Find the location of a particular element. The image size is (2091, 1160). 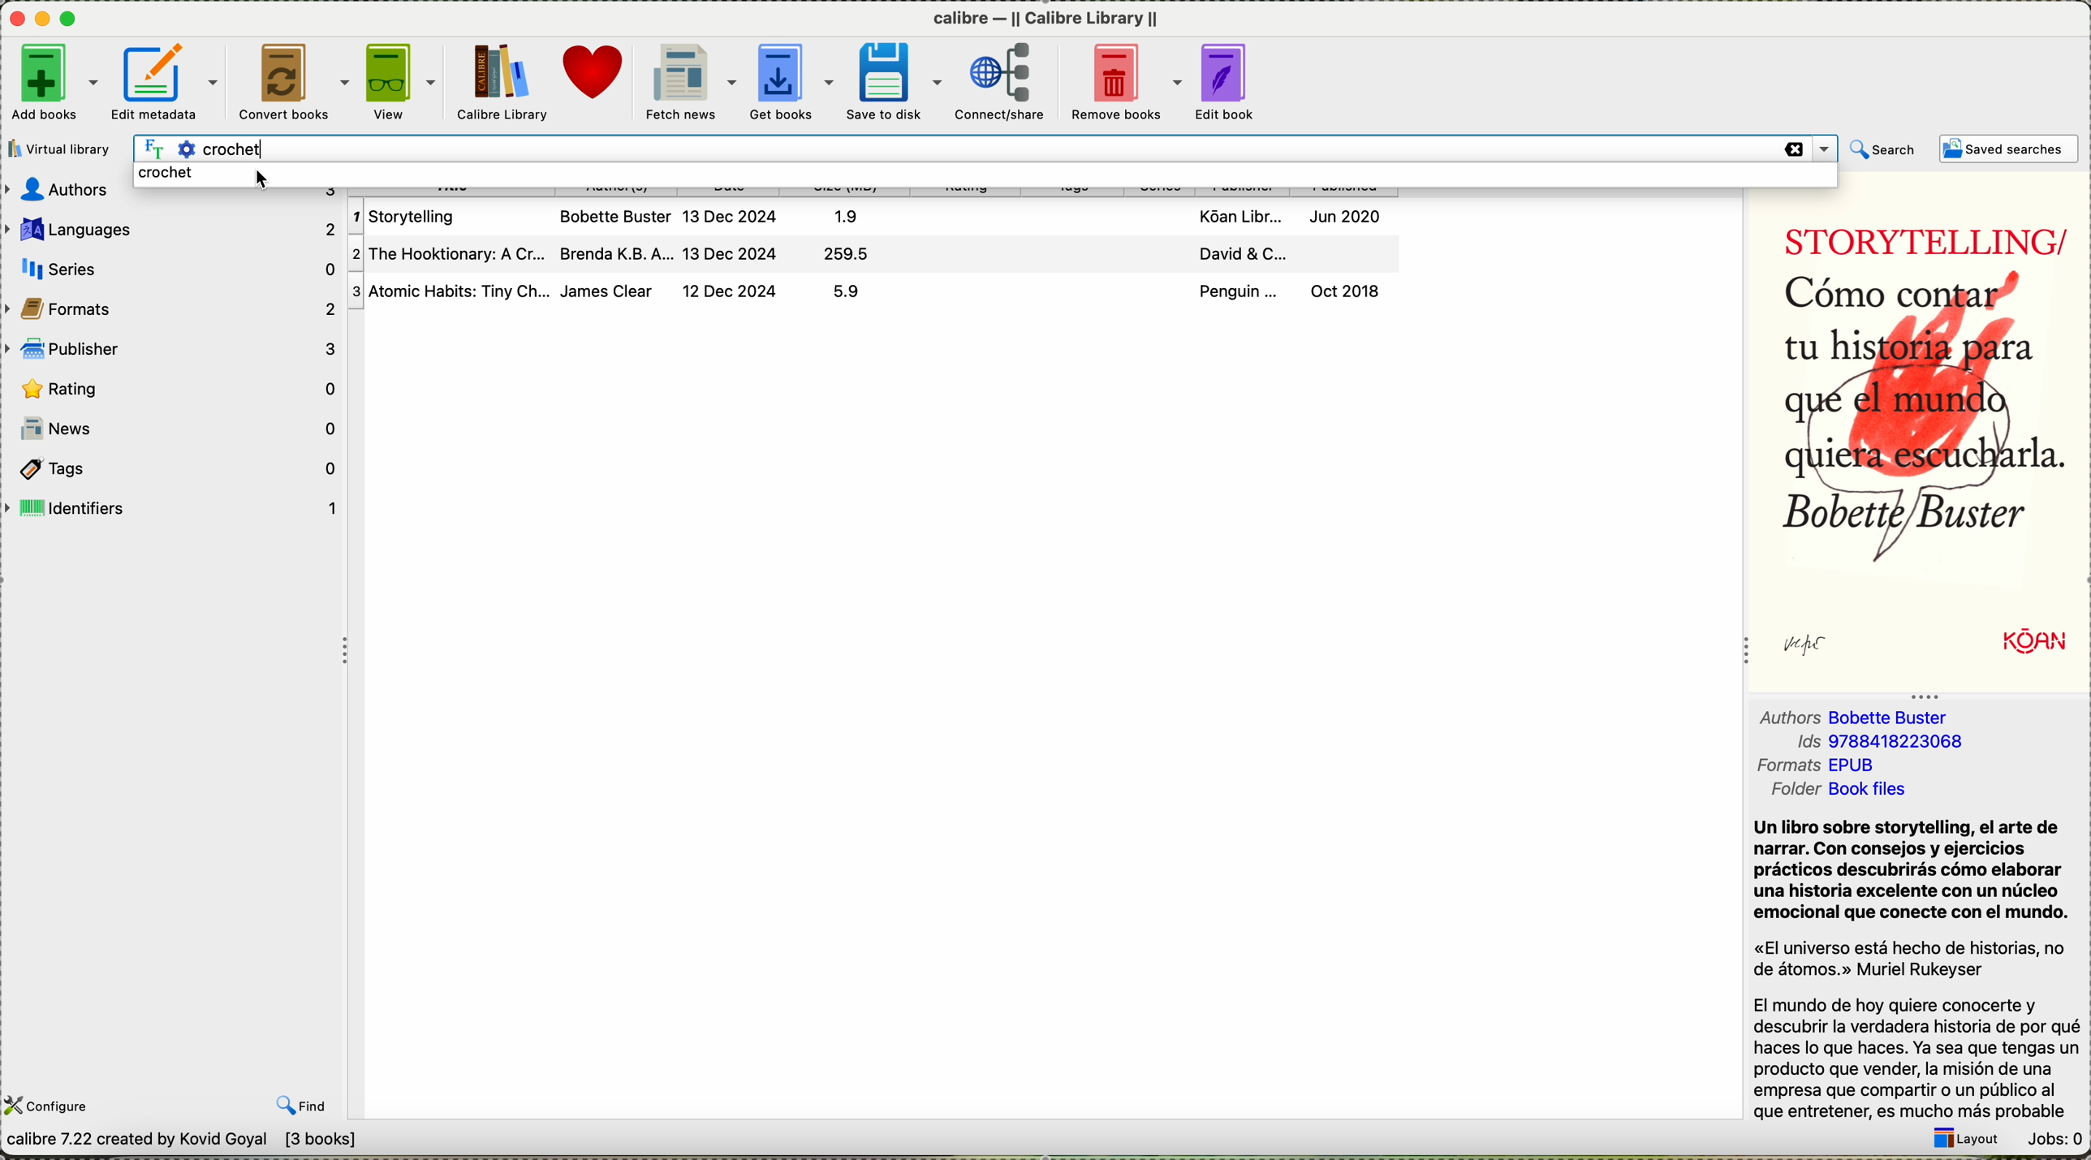

Atomic Habits: Tiny Ch. is located at coordinates (451, 291).